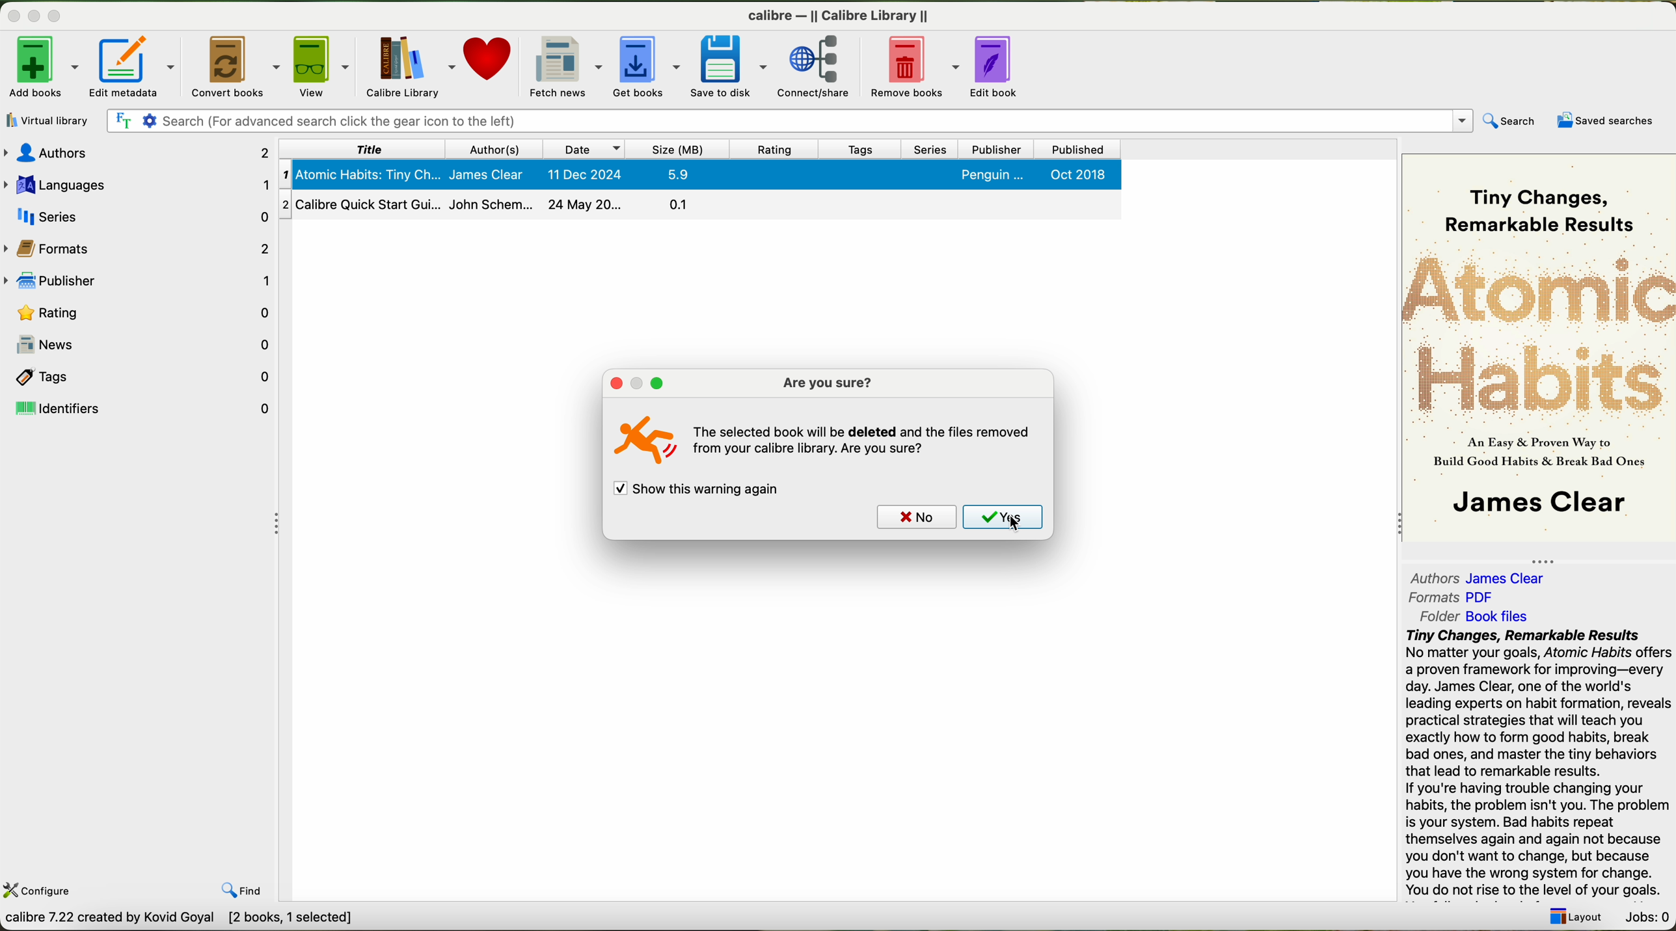  Describe the element at coordinates (679, 148) in the screenshot. I see `size` at that location.